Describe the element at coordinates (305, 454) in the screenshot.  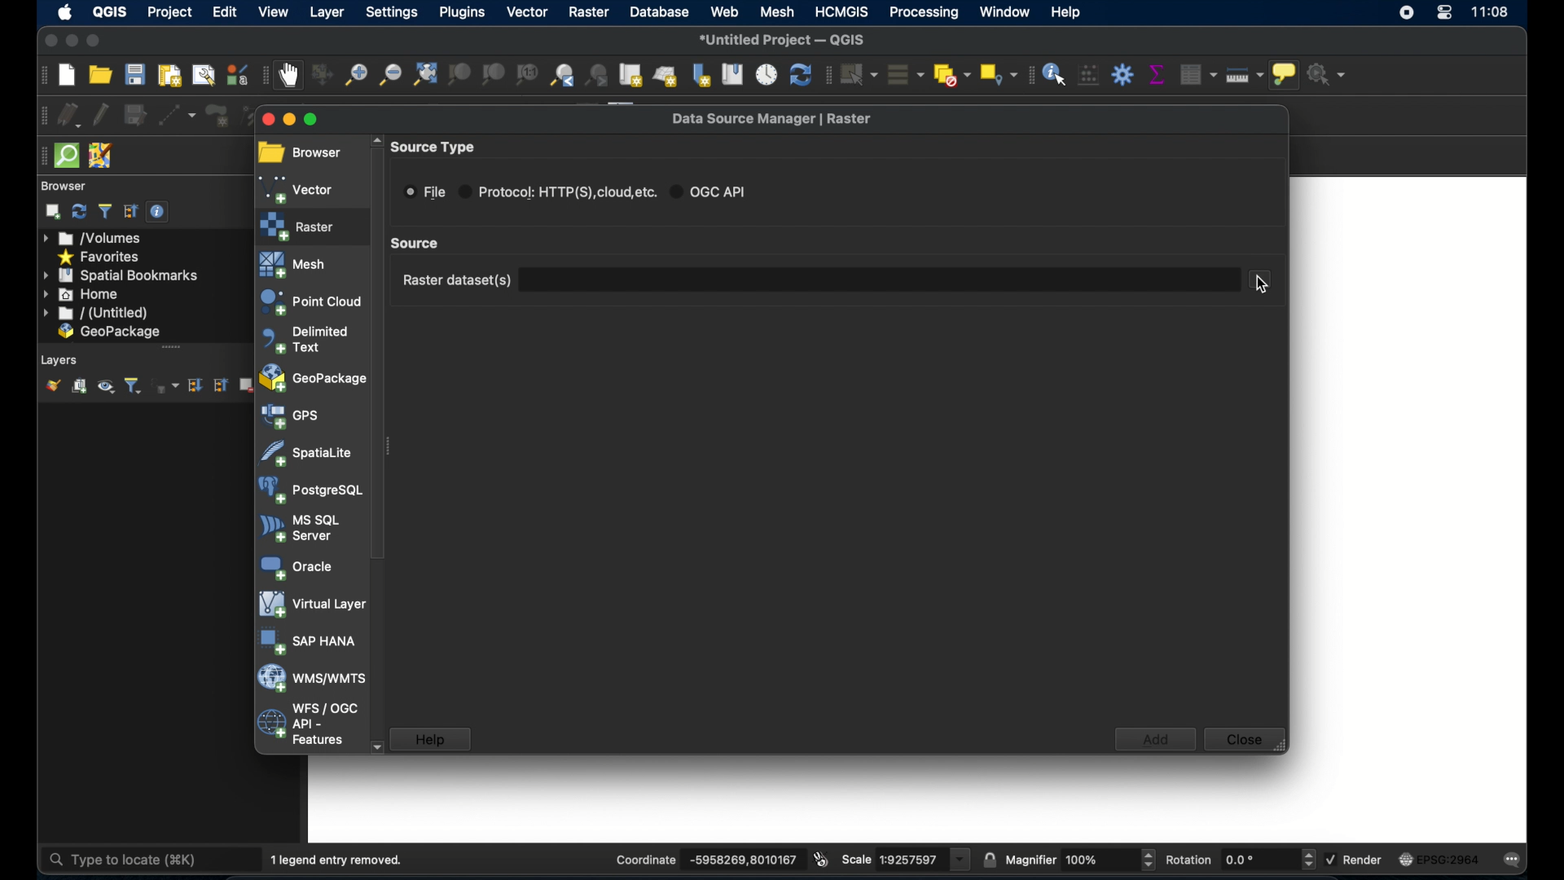
I see `spatiallite` at that location.